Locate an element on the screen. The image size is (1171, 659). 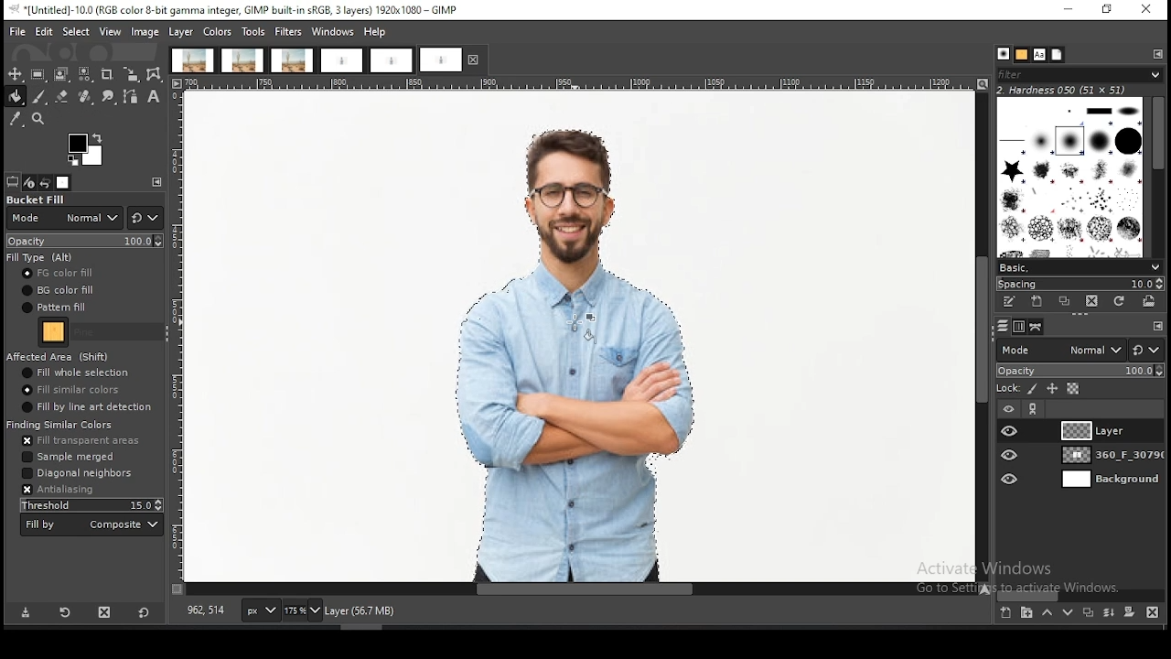
layers is located at coordinates (1003, 327).